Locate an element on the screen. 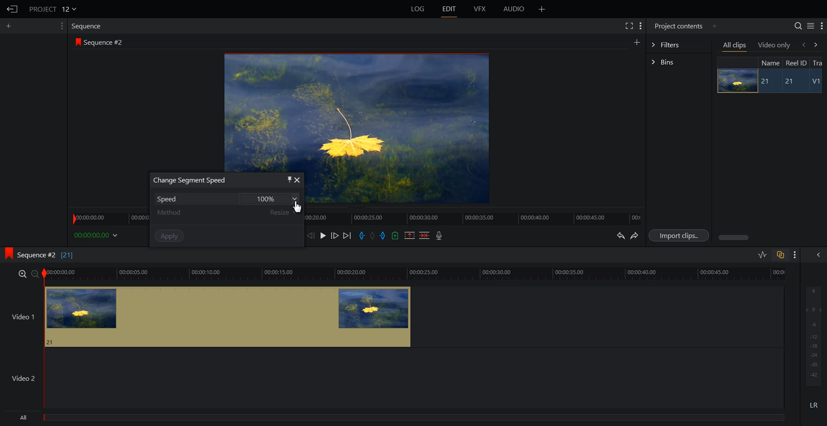 Image resolution: width=827 pixels, height=426 pixels. Toggle between list and tile view is located at coordinates (811, 26).